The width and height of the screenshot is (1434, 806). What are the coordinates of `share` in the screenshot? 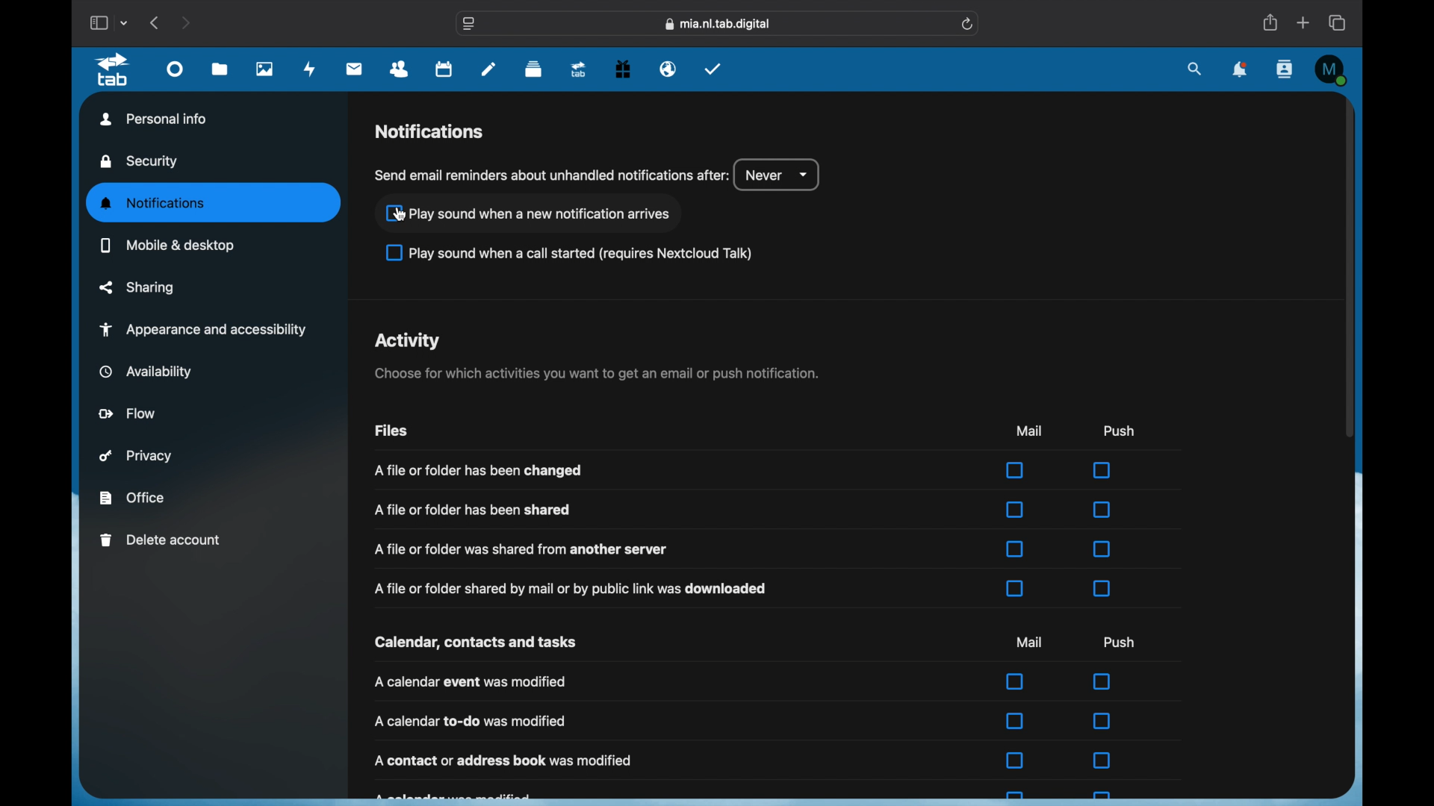 It's located at (1270, 23).